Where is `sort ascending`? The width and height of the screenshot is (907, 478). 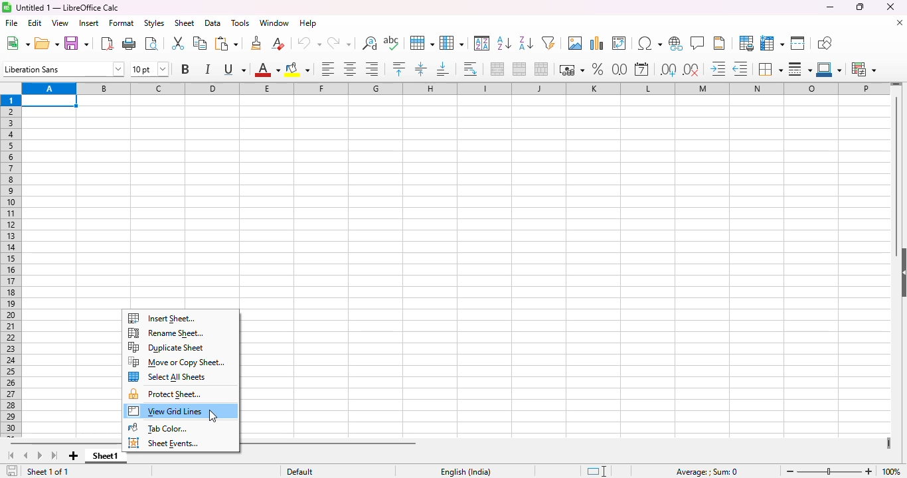
sort ascending is located at coordinates (504, 43).